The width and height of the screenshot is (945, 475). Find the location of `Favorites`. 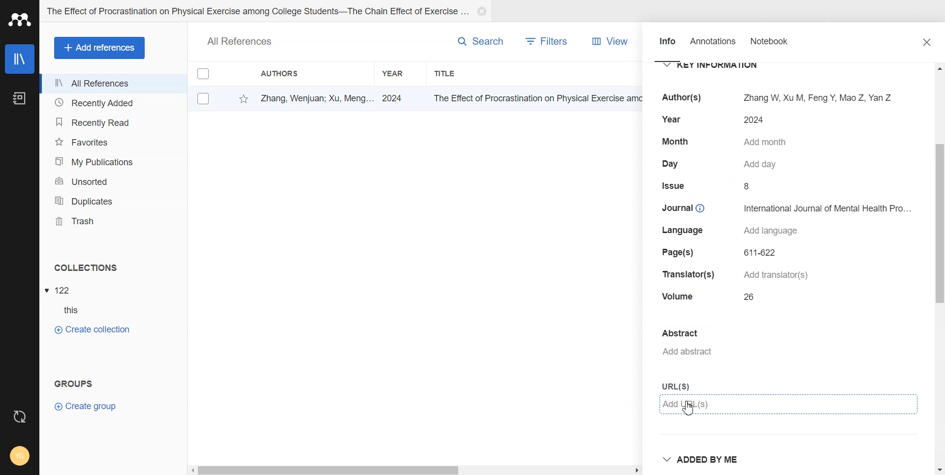

Favorites is located at coordinates (113, 142).